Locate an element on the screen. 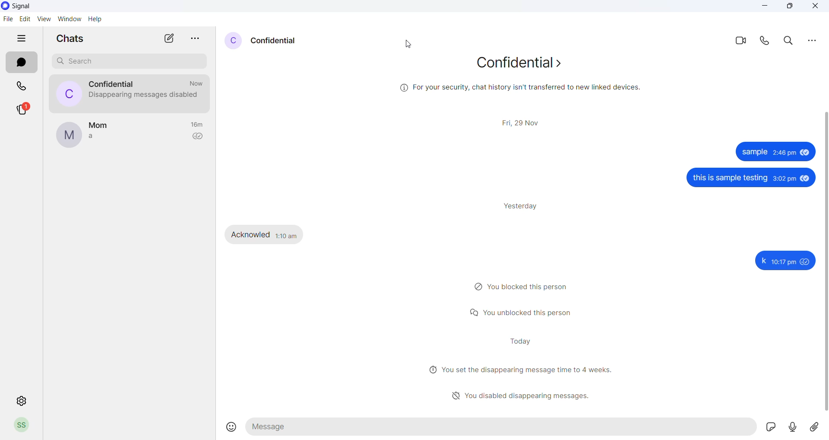 The width and height of the screenshot is (829, 440). contact name is located at coordinates (113, 82).